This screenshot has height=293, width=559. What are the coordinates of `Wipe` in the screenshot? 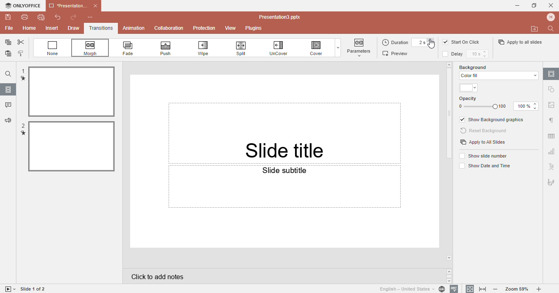 It's located at (208, 48).